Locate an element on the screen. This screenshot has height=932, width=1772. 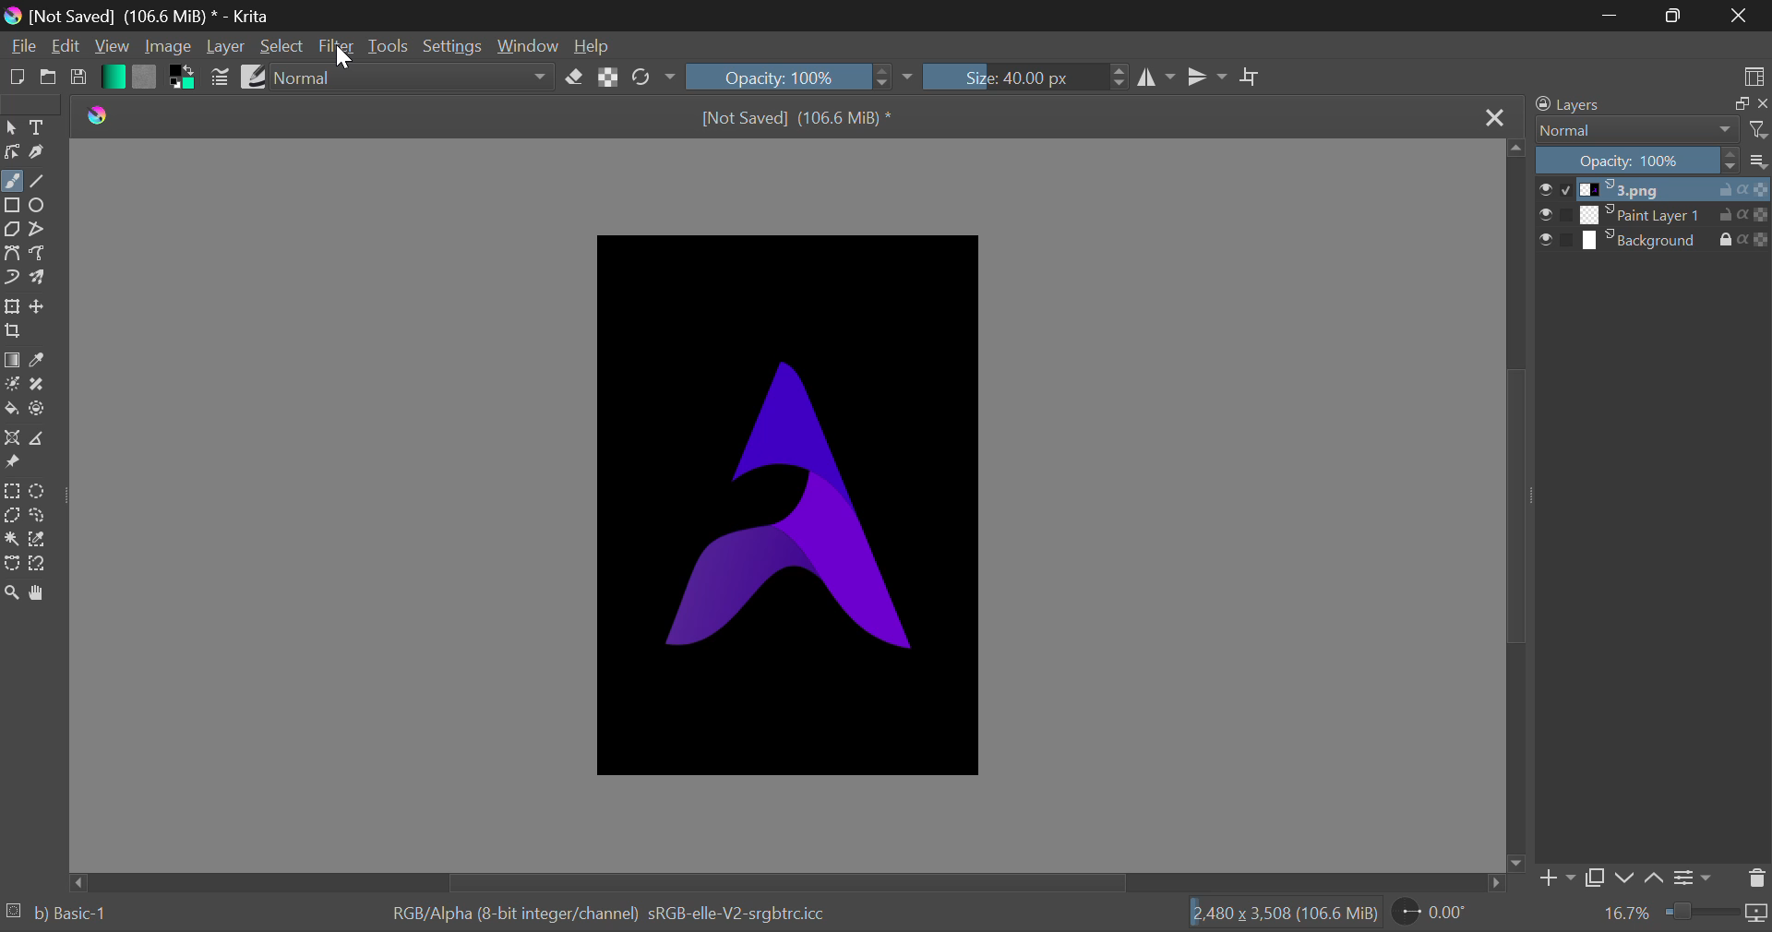
Ellipses is located at coordinates (41, 207).